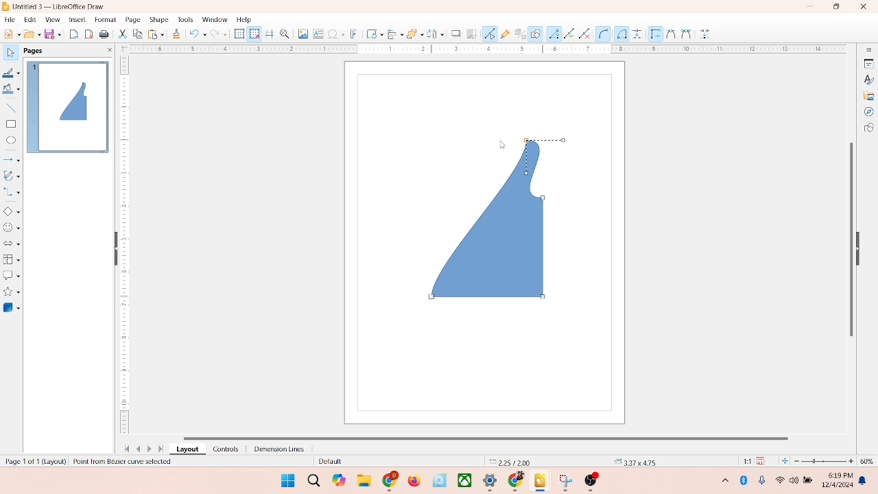 This screenshot has height=494, width=878. Describe the element at coordinates (869, 95) in the screenshot. I see `gallery` at that location.